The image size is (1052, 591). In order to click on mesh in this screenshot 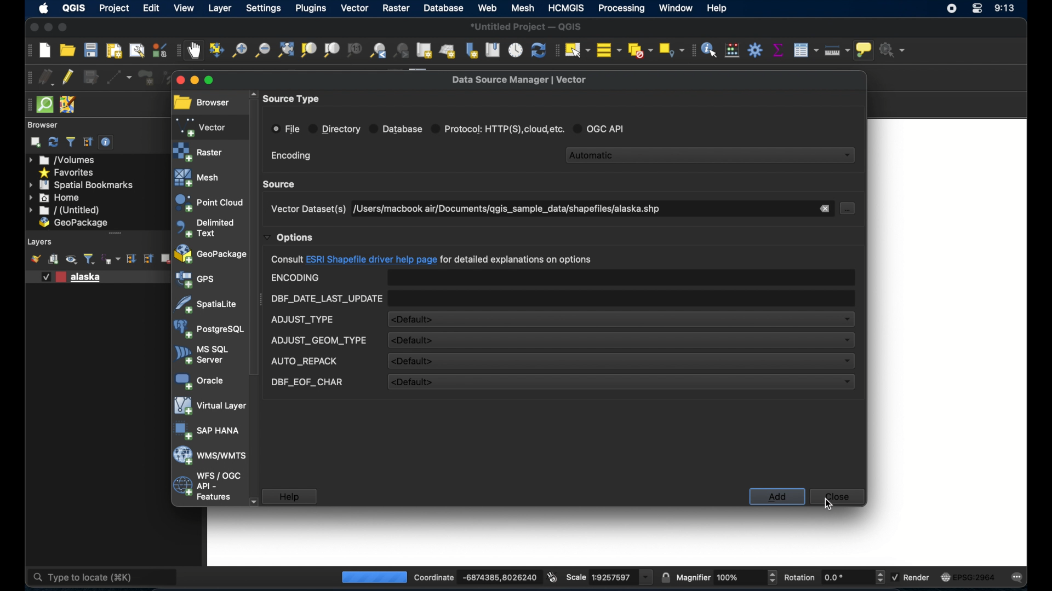, I will do `click(198, 177)`.